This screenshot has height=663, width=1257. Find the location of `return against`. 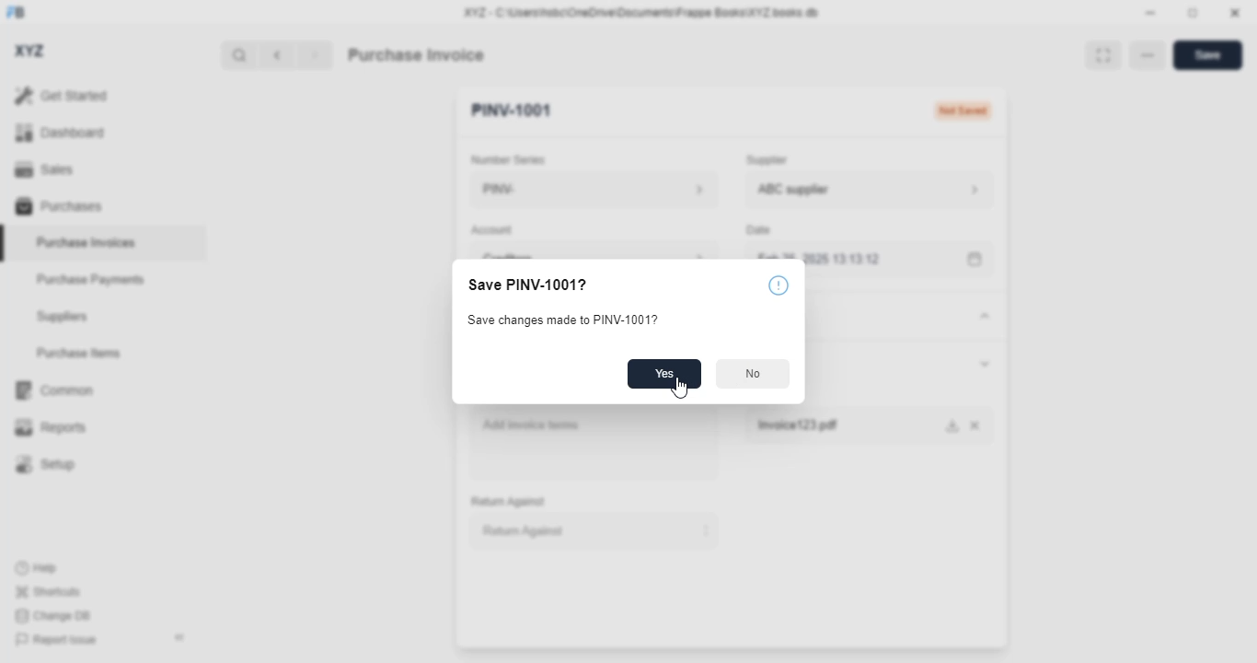

return against is located at coordinates (507, 502).